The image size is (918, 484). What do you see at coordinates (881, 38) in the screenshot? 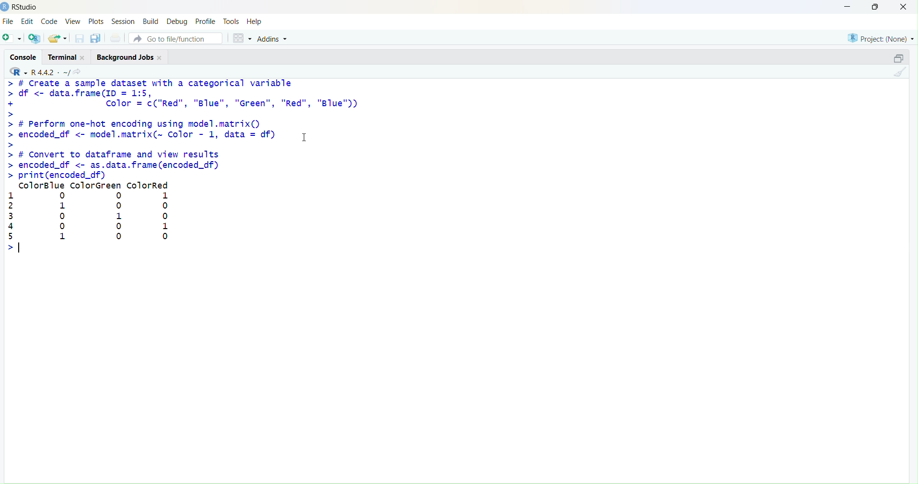
I see `project (none)` at bounding box center [881, 38].